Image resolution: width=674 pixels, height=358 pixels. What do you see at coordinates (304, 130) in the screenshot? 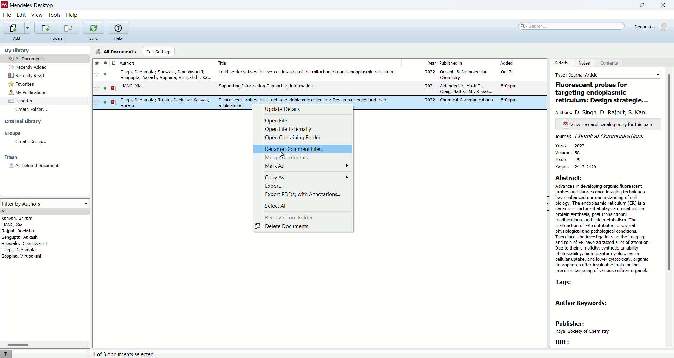
I see `open file externally` at bounding box center [304, 130].